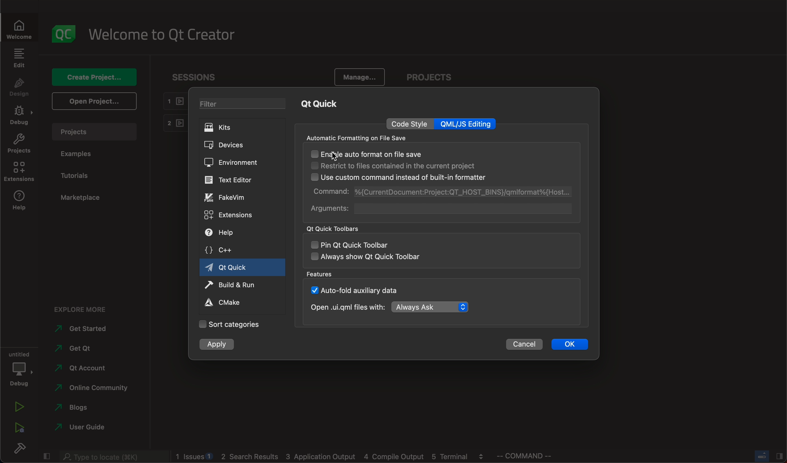 This screenshot has width=787, height=463. What do you see at coordinates (20, 31) in the screenshot?
I see `WELCOME` at bounding box center [20, 31].